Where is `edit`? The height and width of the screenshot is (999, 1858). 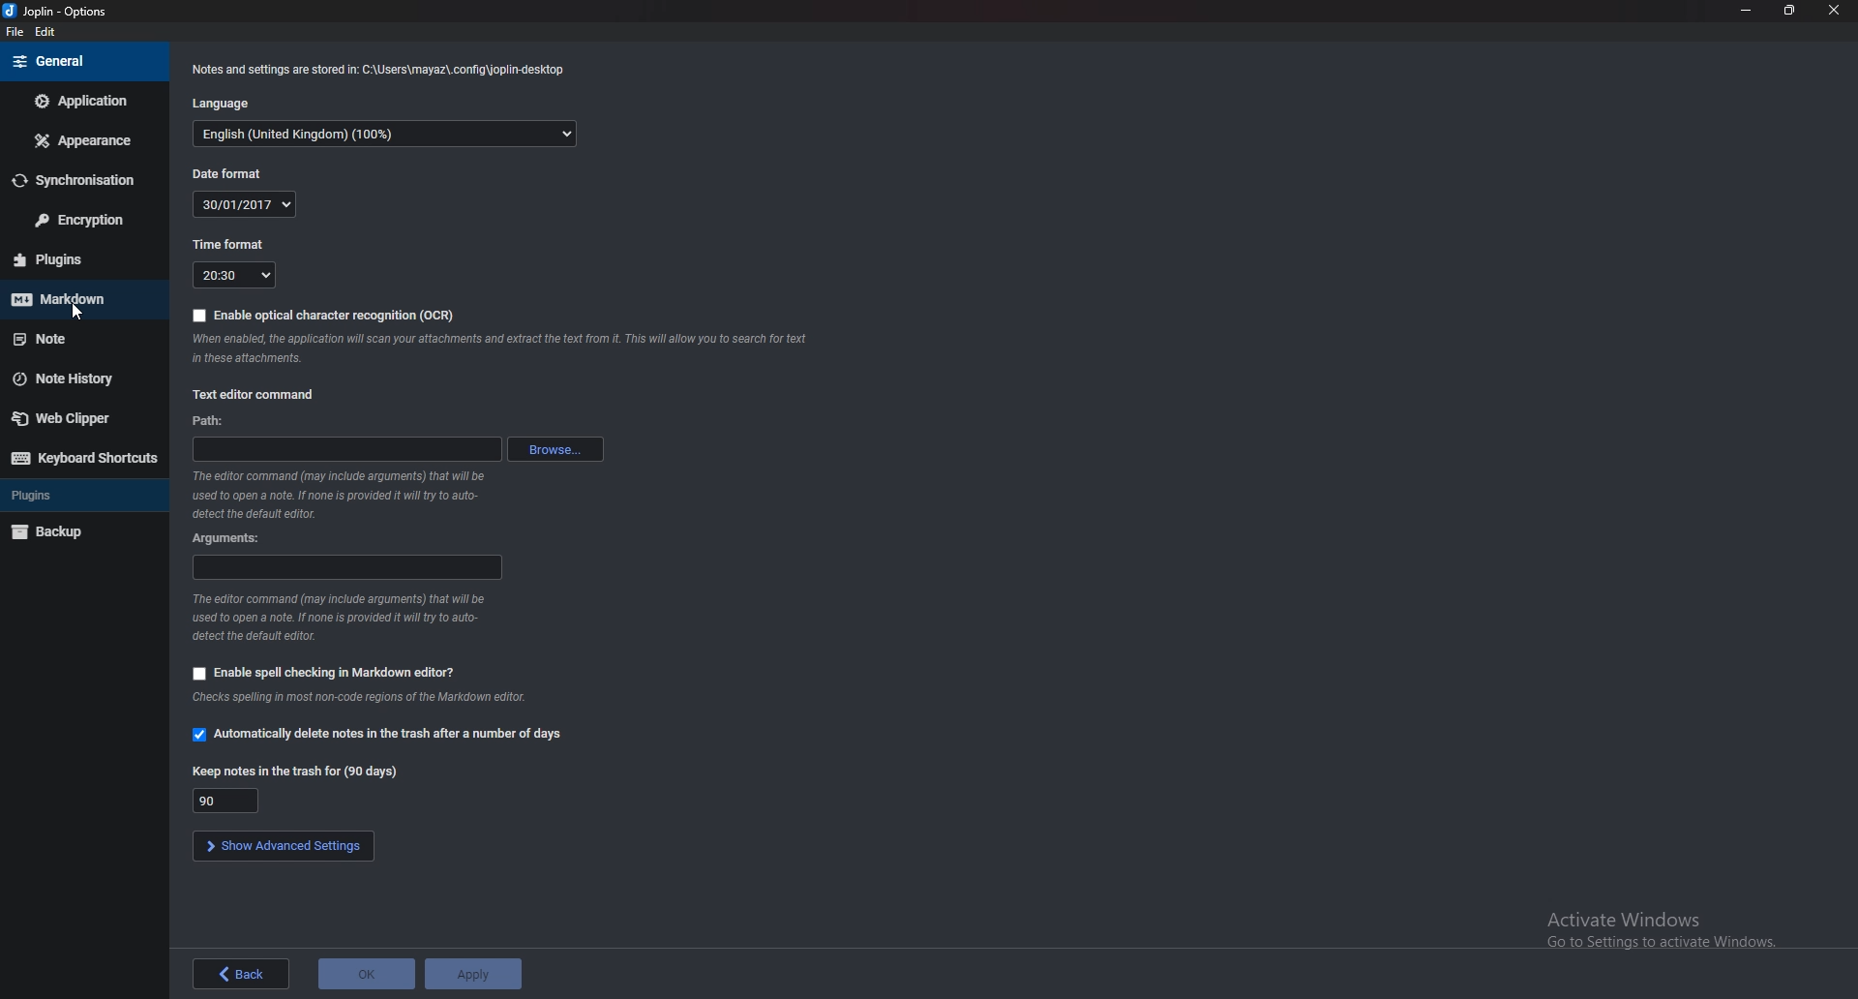
edit is located at coordinates (46, 32).